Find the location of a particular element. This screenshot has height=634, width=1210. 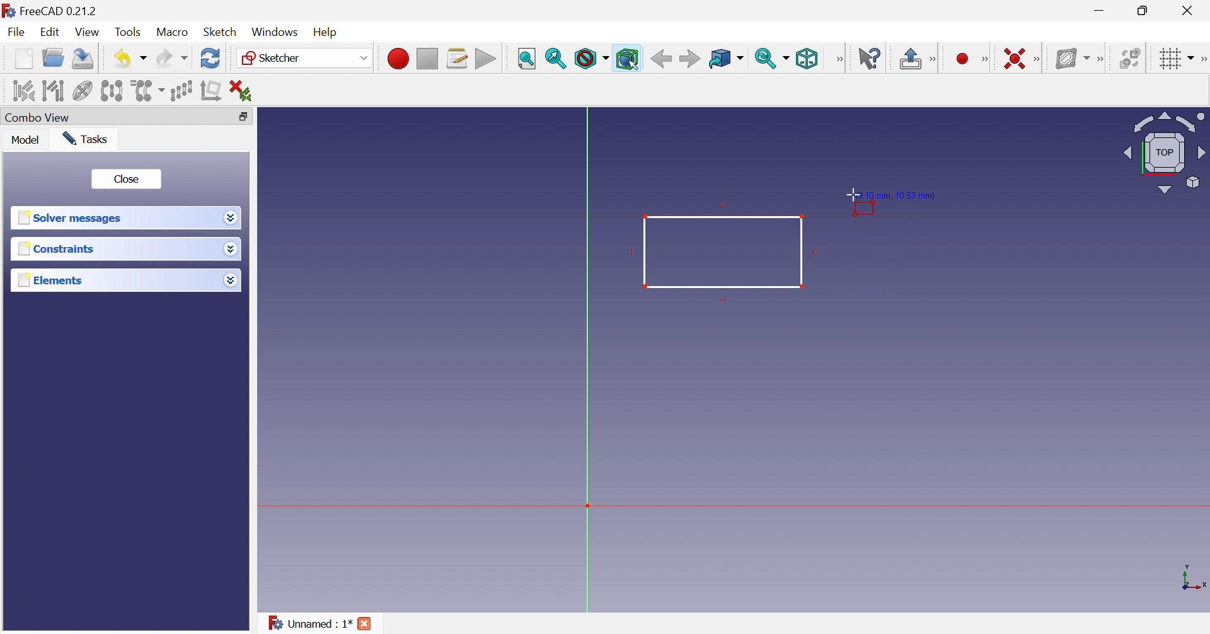

Sketcher geometries is located at coordinates (987, 60).